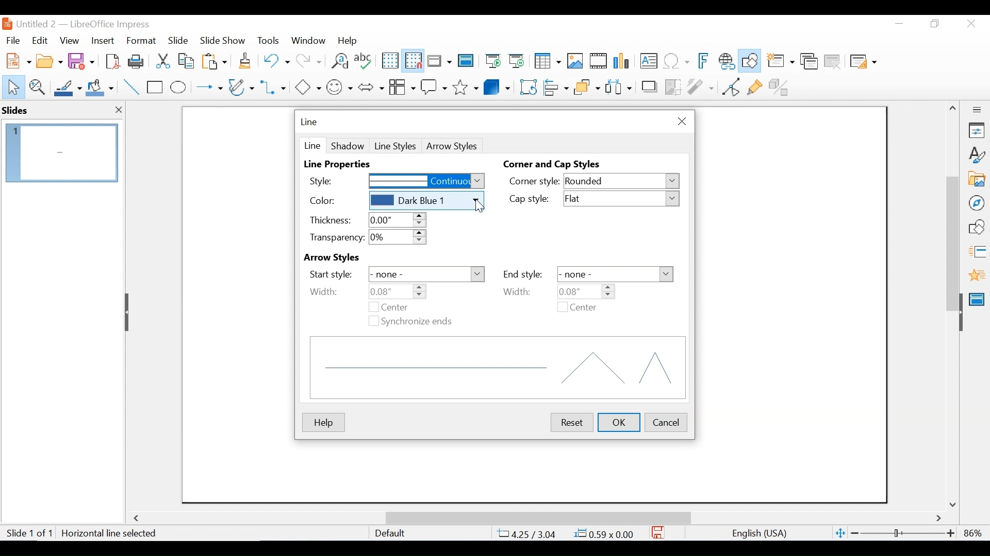  I want to click on Reset, so click(570, 422).